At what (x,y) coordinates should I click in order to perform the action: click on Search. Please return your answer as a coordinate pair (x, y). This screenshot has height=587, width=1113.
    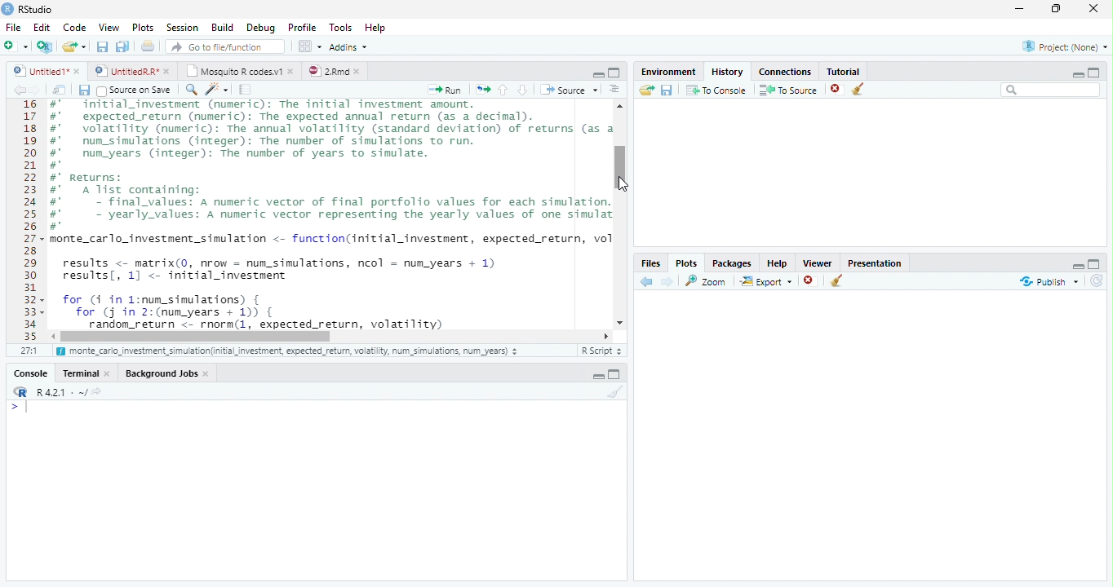
    Looking at the image, I should click on (1051, 90).